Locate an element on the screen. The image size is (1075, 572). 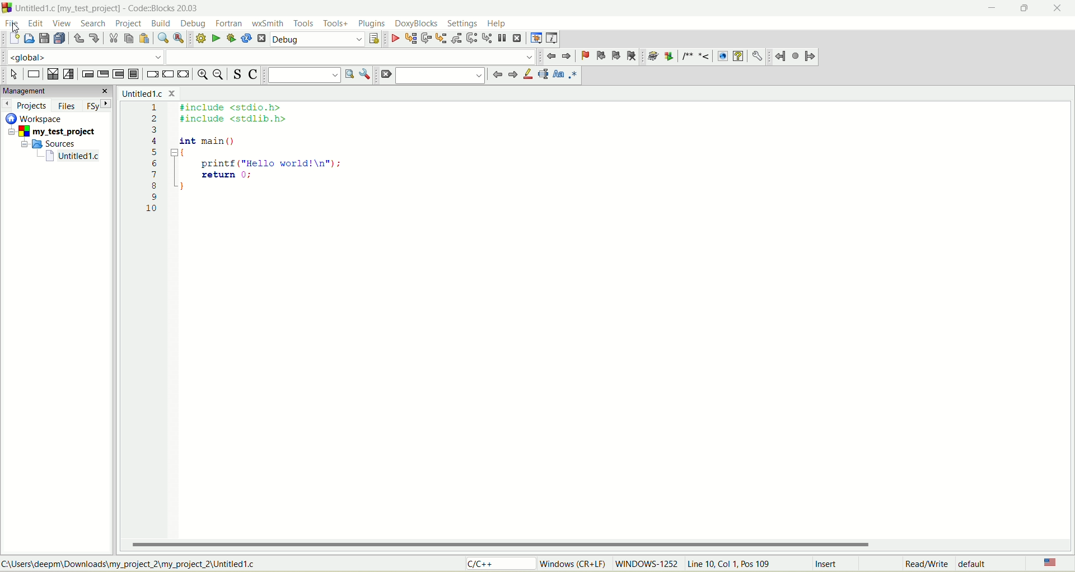
extract documentation is located at coordinates (669, 57).